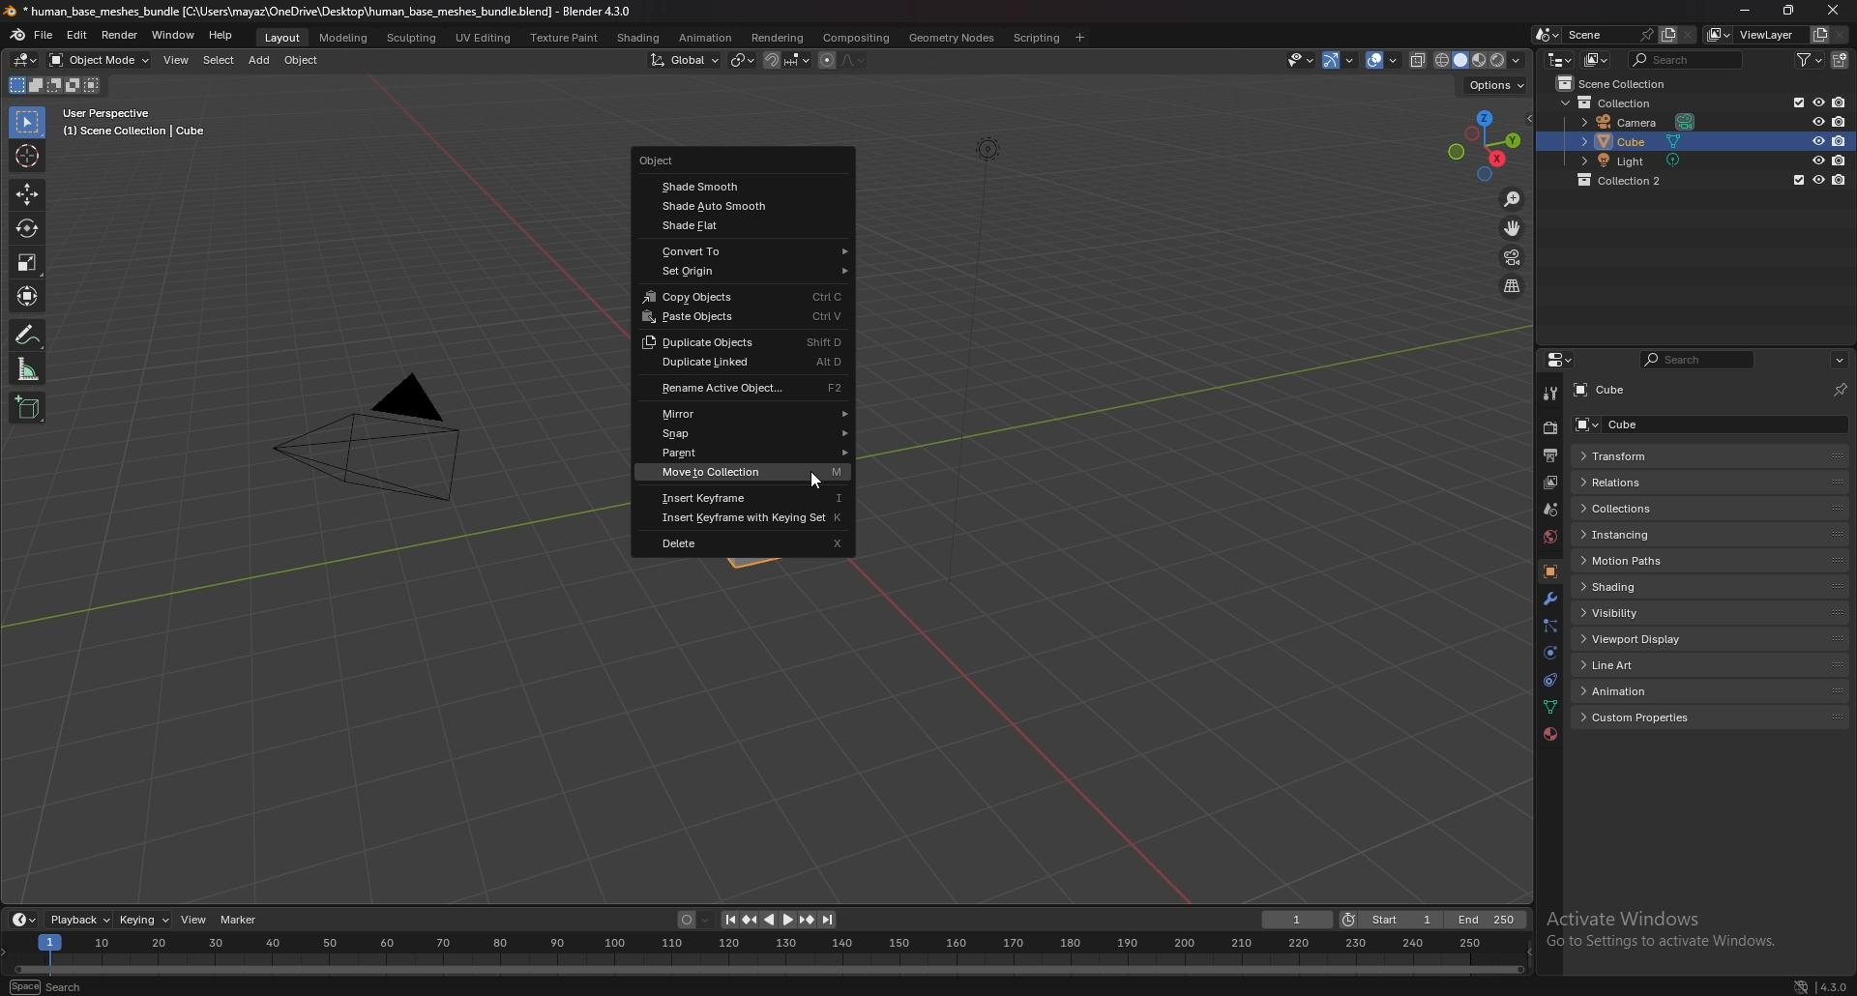 The height and width of the screenshot is (996, 1857). Describe the element at coordinates (724, 161) in the screenshot. I see `object` at that location.